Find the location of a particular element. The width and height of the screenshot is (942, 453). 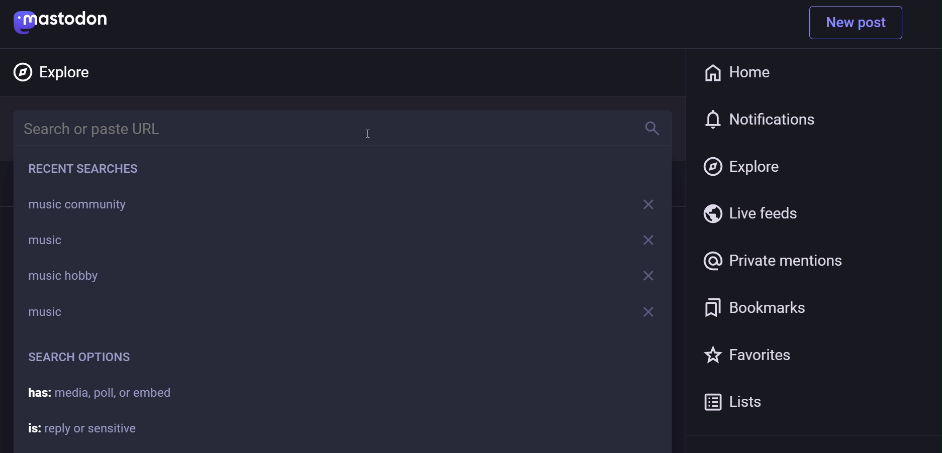

mastodon is located at coordinates (66, 20).